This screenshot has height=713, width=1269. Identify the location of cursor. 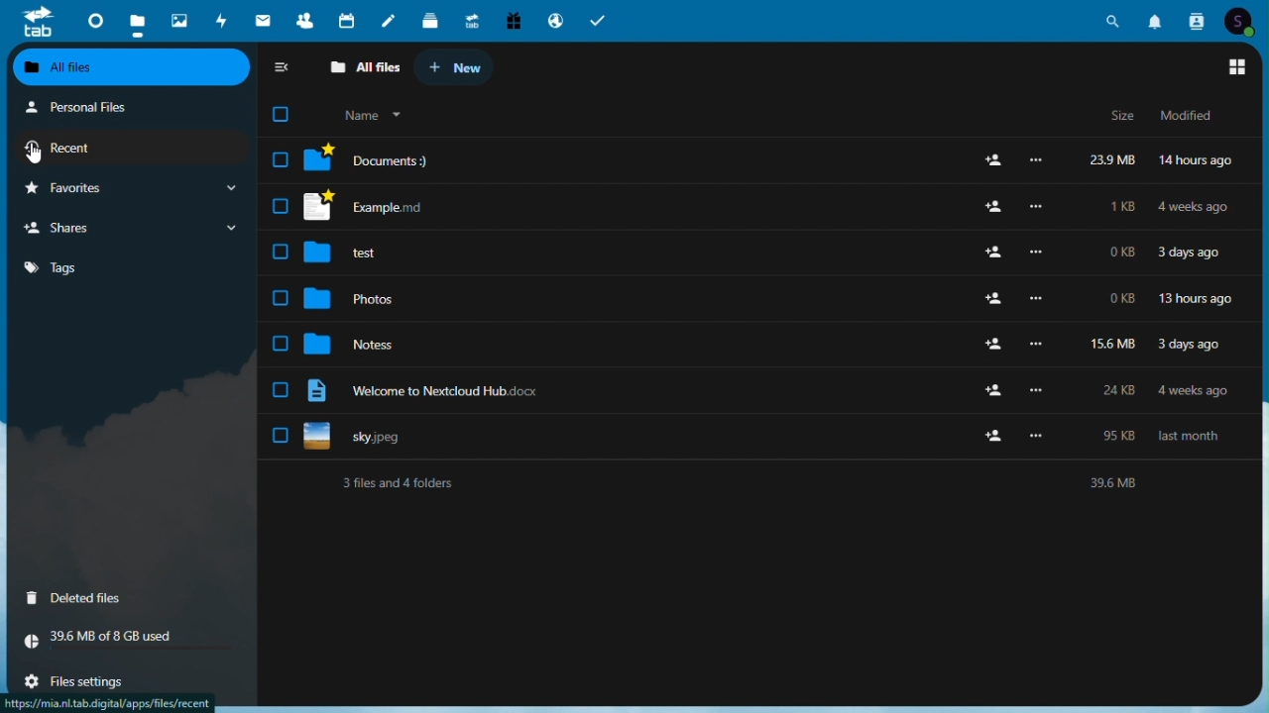
(36, 154).